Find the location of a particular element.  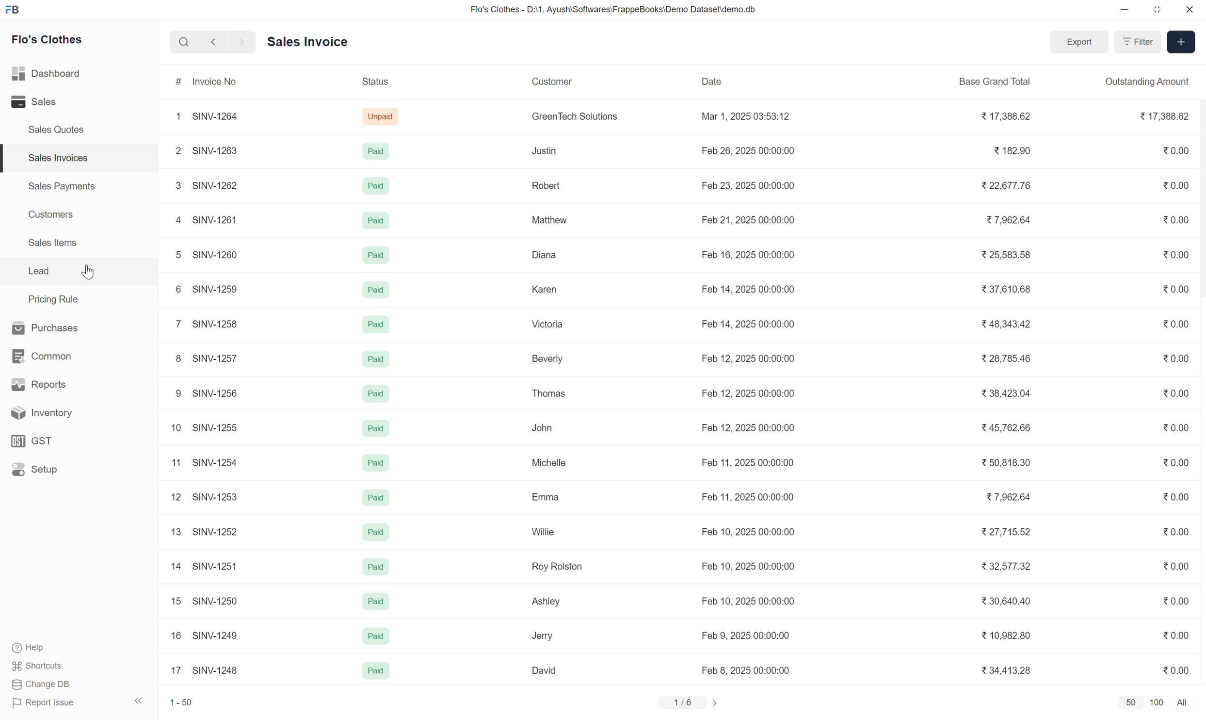

Jerry is located at coordinates (541, 636).